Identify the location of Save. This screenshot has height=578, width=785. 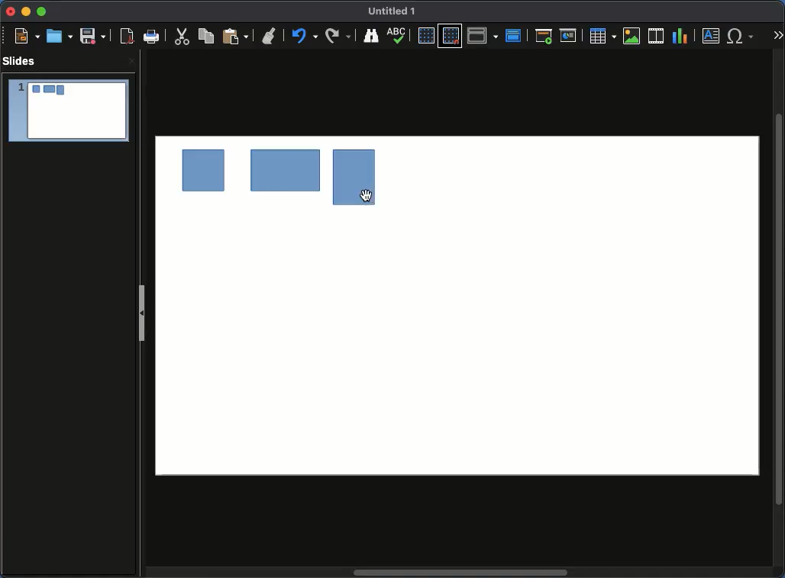
(92, 37).